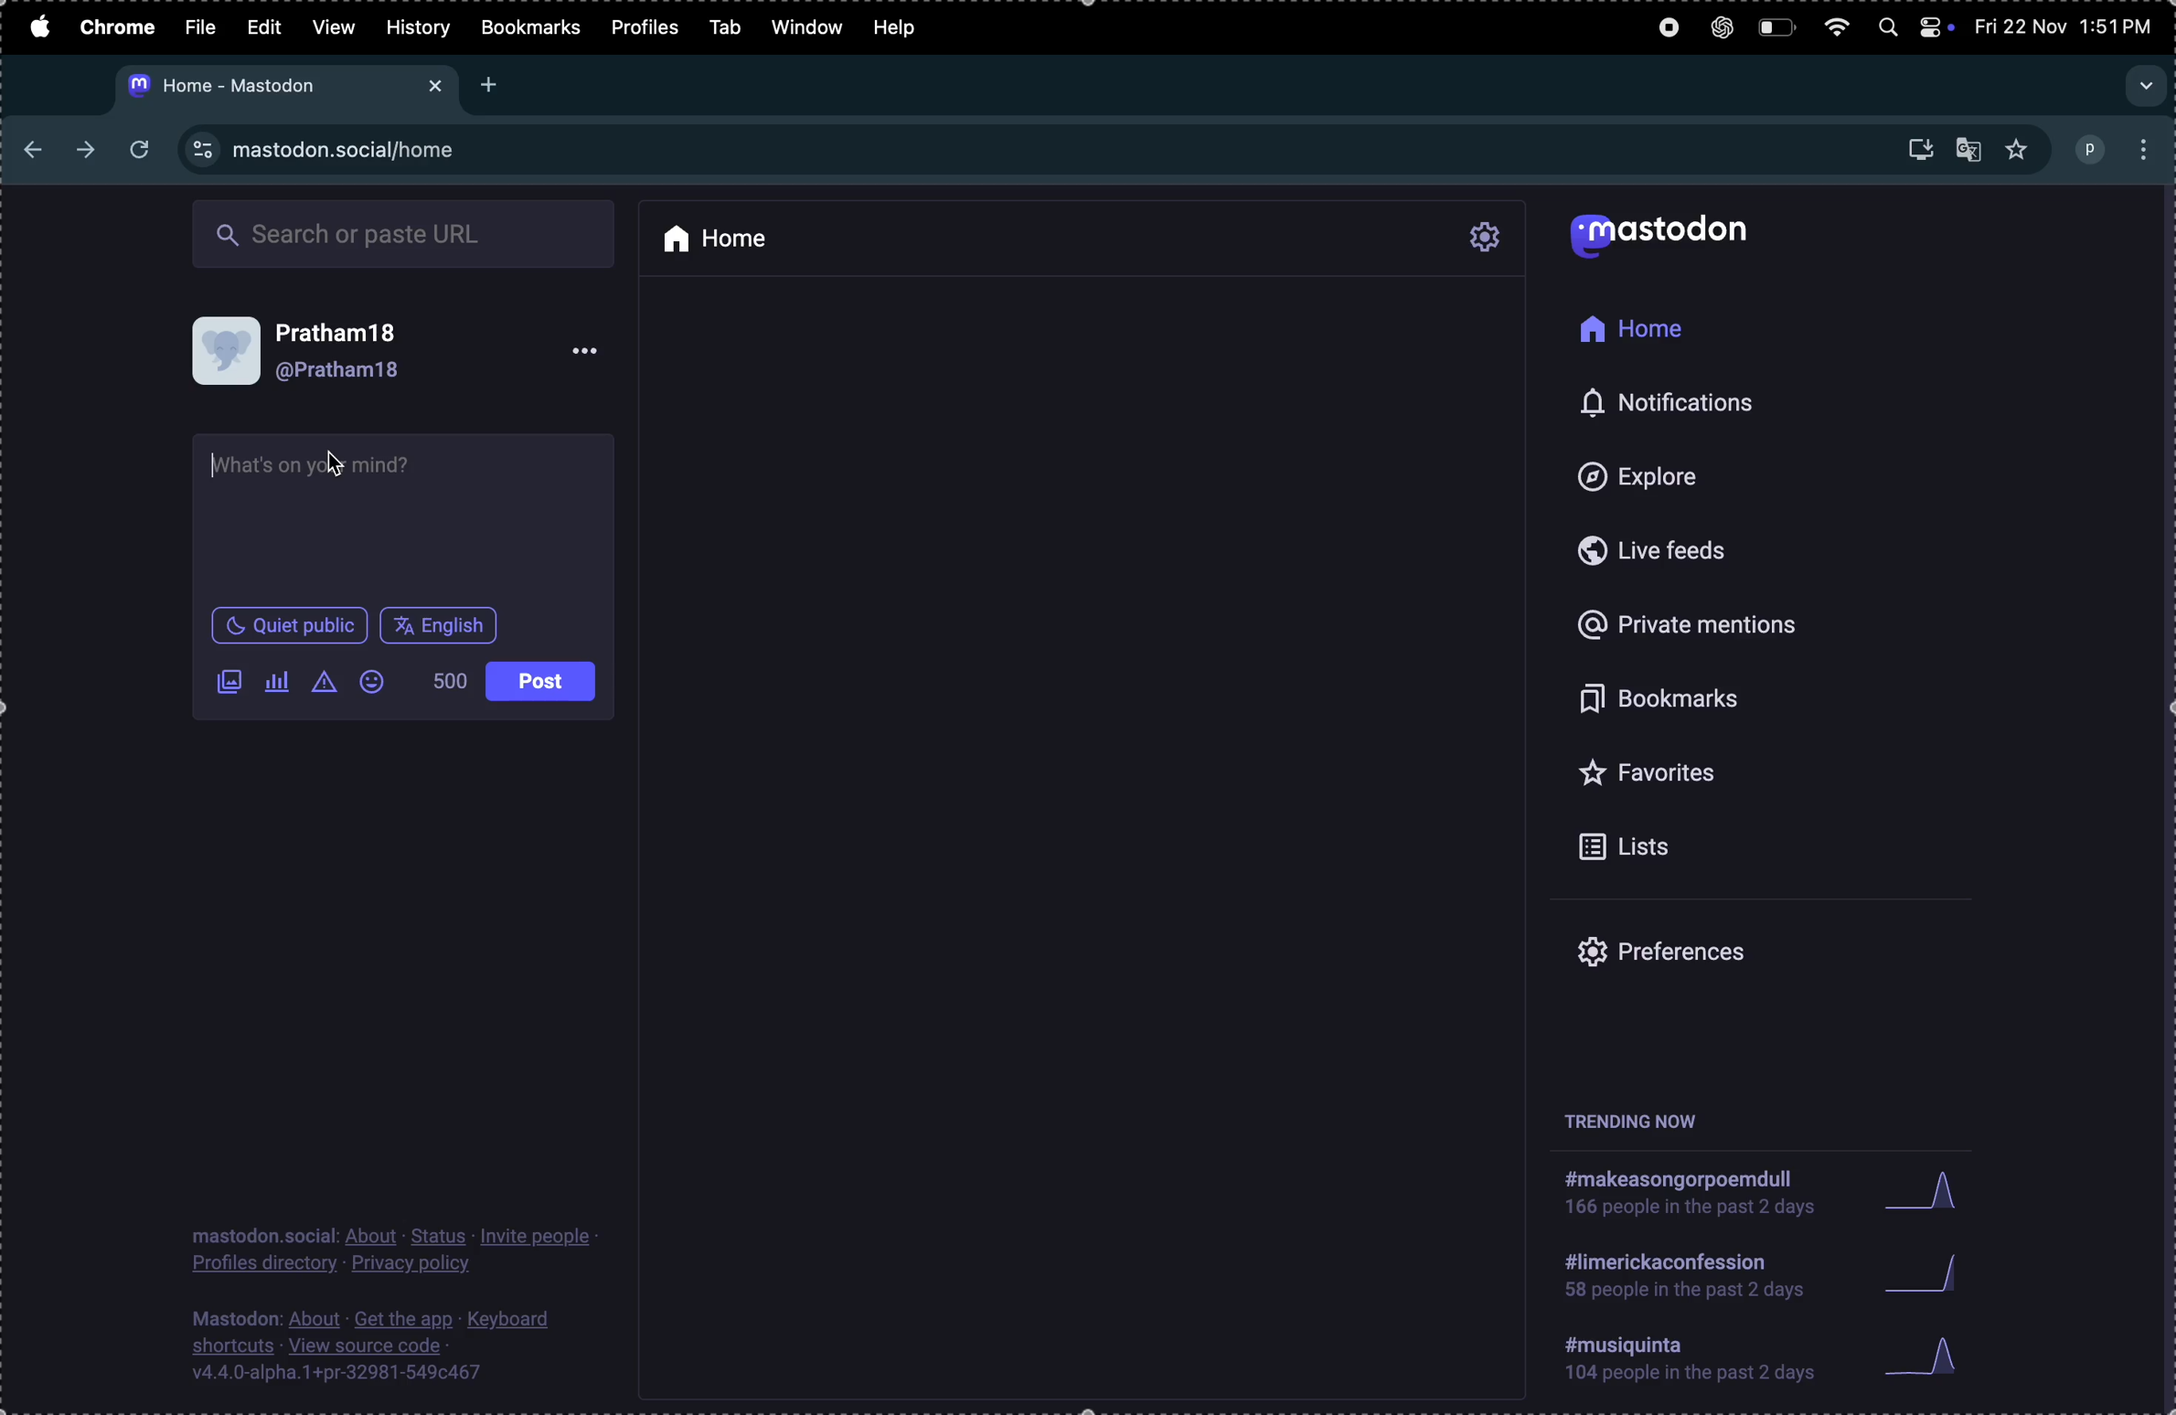 The width and height of the screenshot is (2176, 1415). What do you see at coordinates (1684, 1193) in the screenshot?
I see `hashtag` at bounding box center [1684, 1193].